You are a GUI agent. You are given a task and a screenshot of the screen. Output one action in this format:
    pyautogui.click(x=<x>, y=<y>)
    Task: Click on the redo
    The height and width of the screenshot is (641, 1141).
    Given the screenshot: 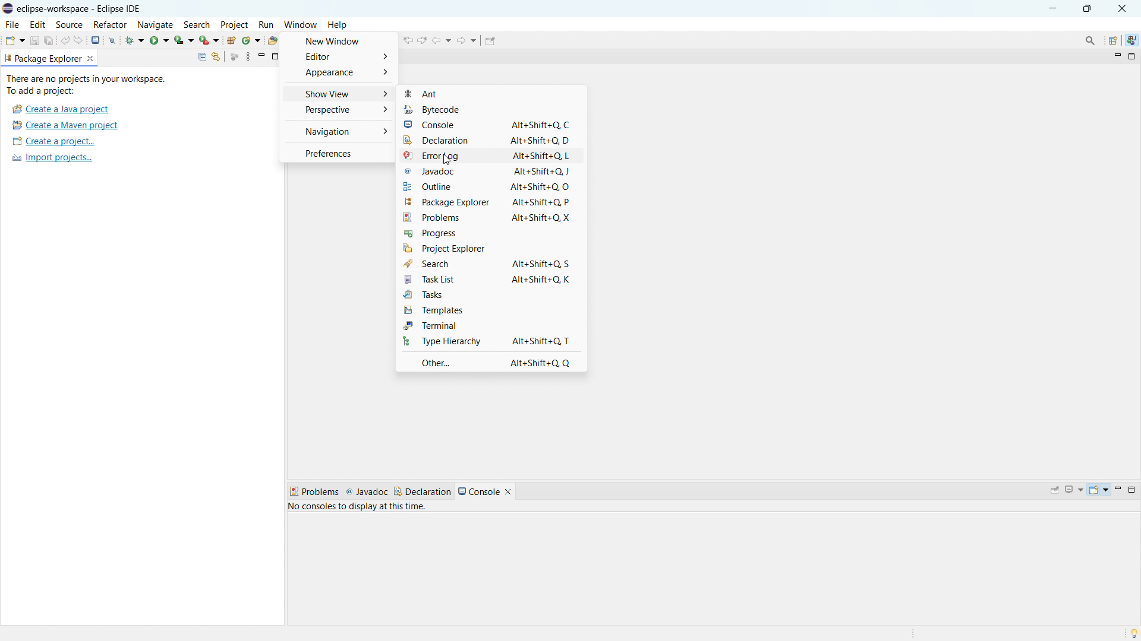 What is the action you would take?
    pyautogui.click(x=79, y=39)
    